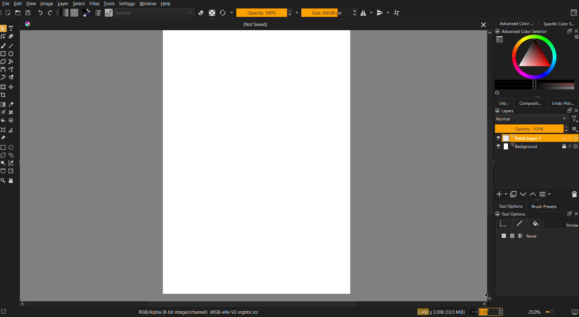 This screenshot has width=579, height=317. Describe the element at coordinates (264, 12) in the screenshot. I see `Opacity` at that location.